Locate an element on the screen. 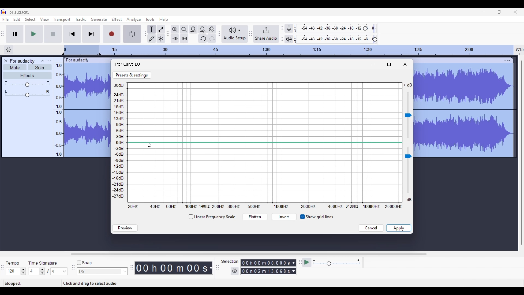 Image resolution: width=524 pixels, height=295 pixels. Min. gain is located at coordinates (6, 81).